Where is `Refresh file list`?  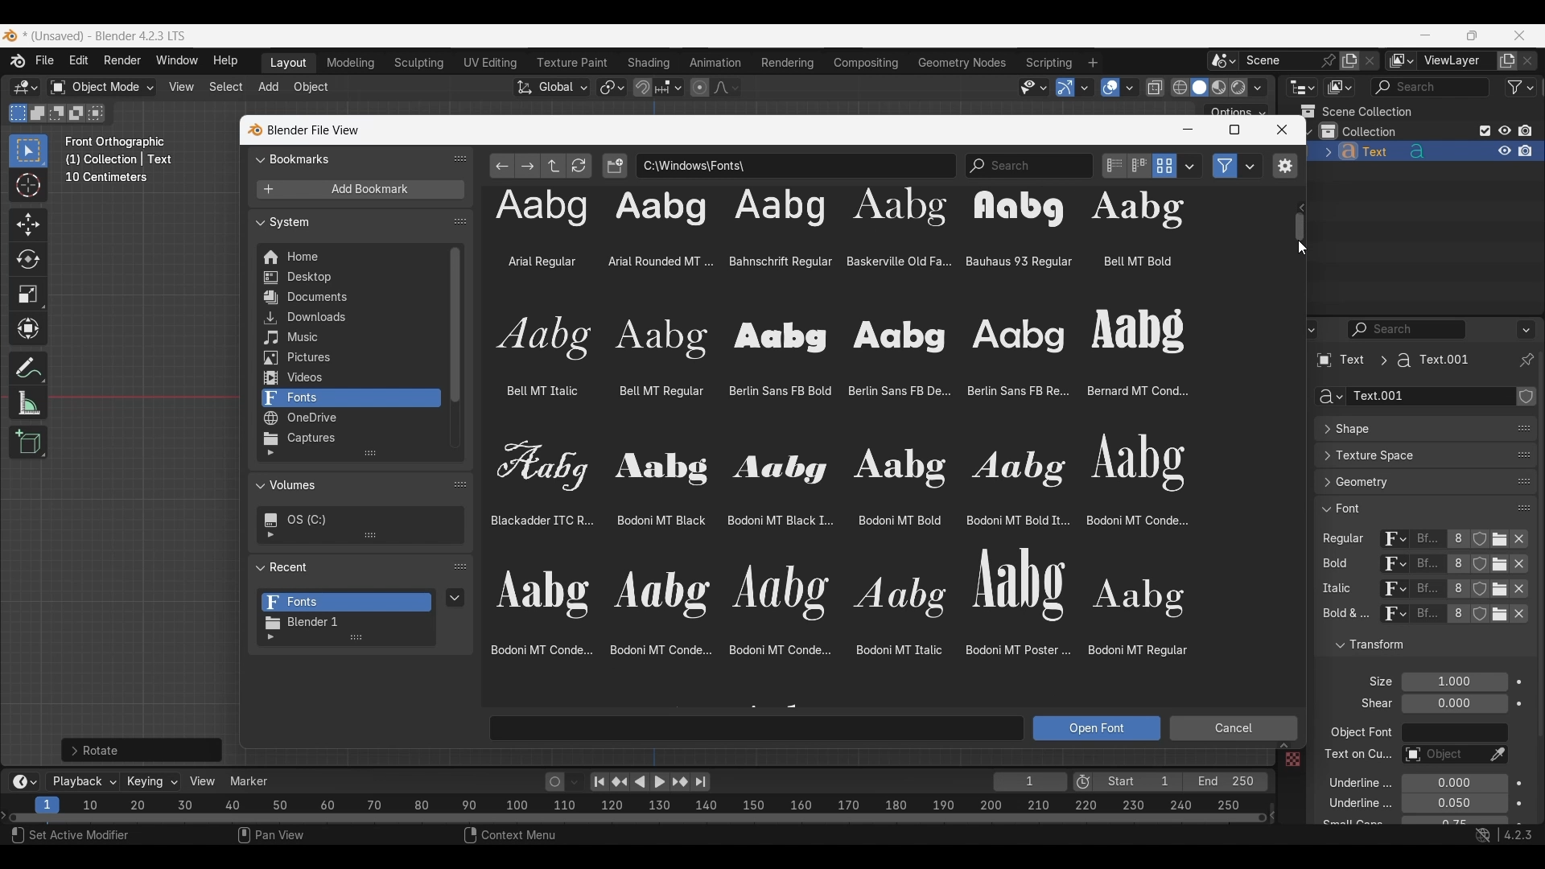
Refresh file list is located at coordinates (579, 166).